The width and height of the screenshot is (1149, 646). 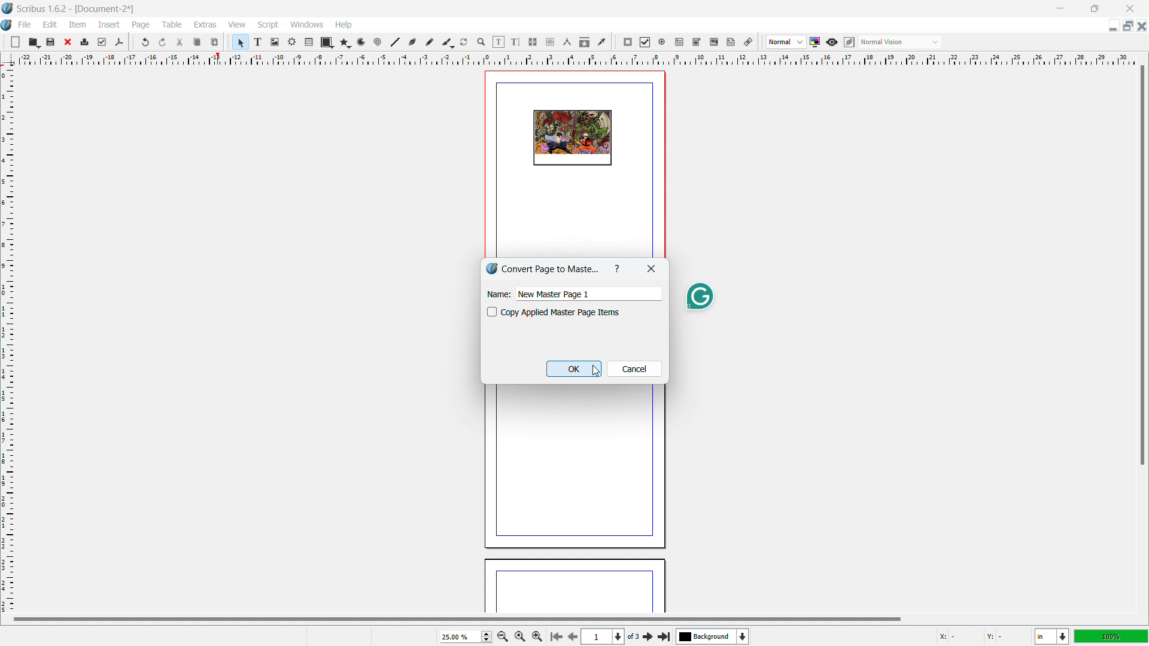 What do you see at coordinates (832, 42) in the screenshot?
I see `preview mode` at bounding box center [832, 42].